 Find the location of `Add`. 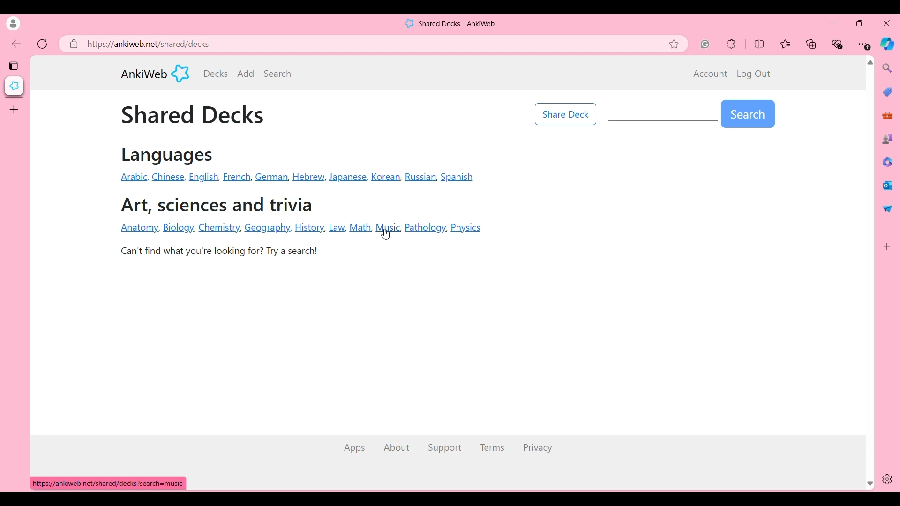

Add is located at coordinates (246, 73).